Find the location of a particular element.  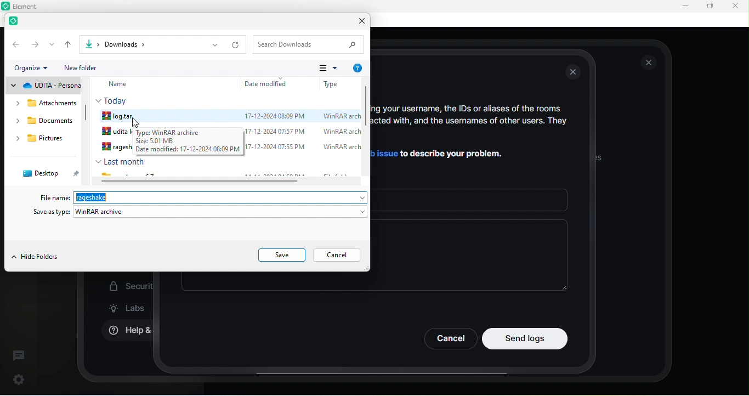

close is located at coordinates (735, 5).